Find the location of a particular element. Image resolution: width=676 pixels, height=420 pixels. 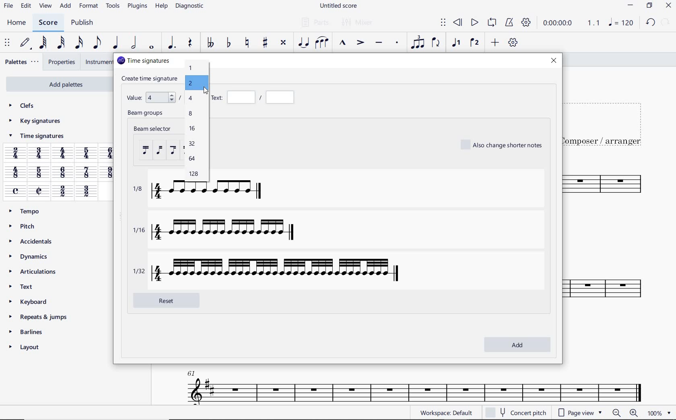

LOOP PLAYBACK is located at coordinates (491, 23).